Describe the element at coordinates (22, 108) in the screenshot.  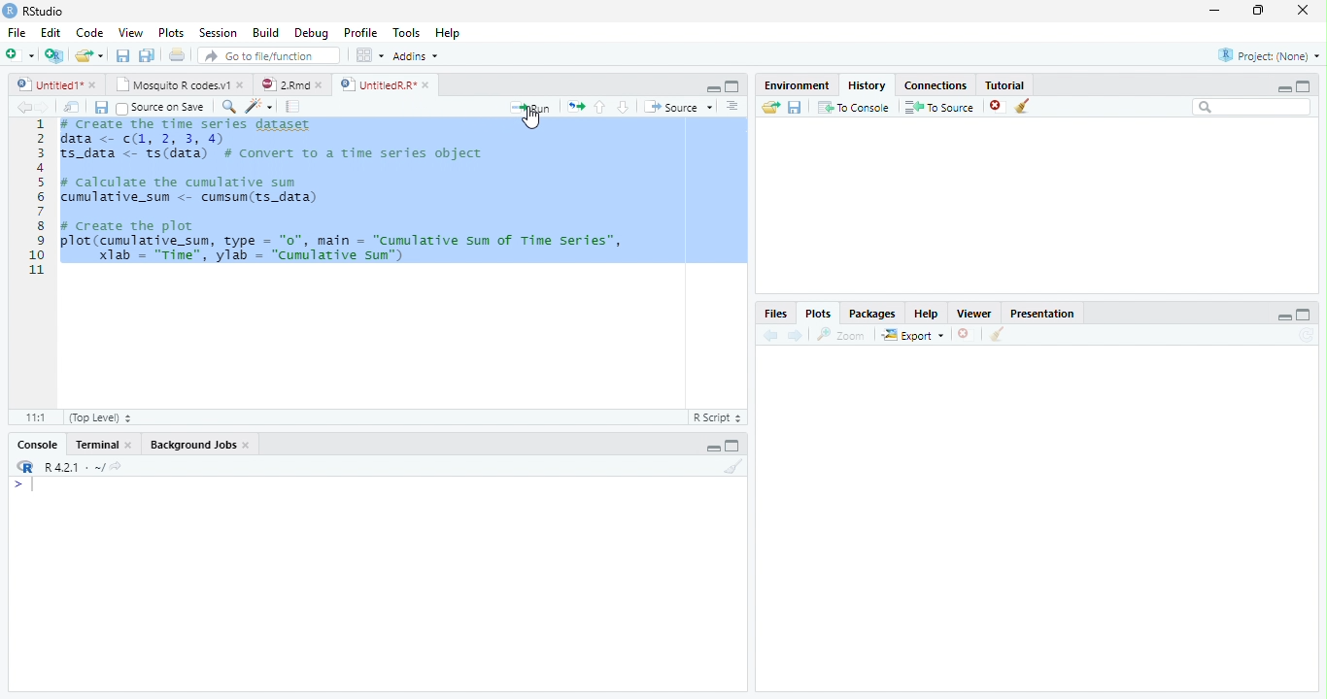
I see `Back` at that location.